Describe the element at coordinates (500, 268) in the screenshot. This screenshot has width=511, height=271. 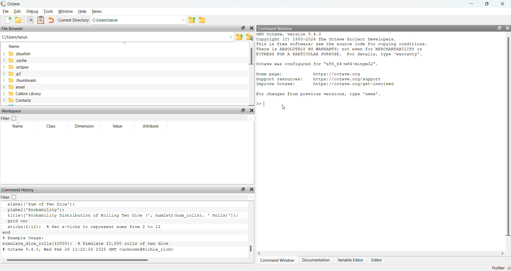
I see `Profiler` at that location.